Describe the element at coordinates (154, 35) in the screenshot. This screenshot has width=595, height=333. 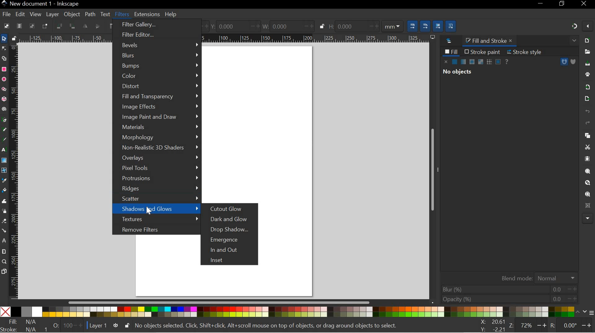
I see `FILTER EDITOR` at that location.